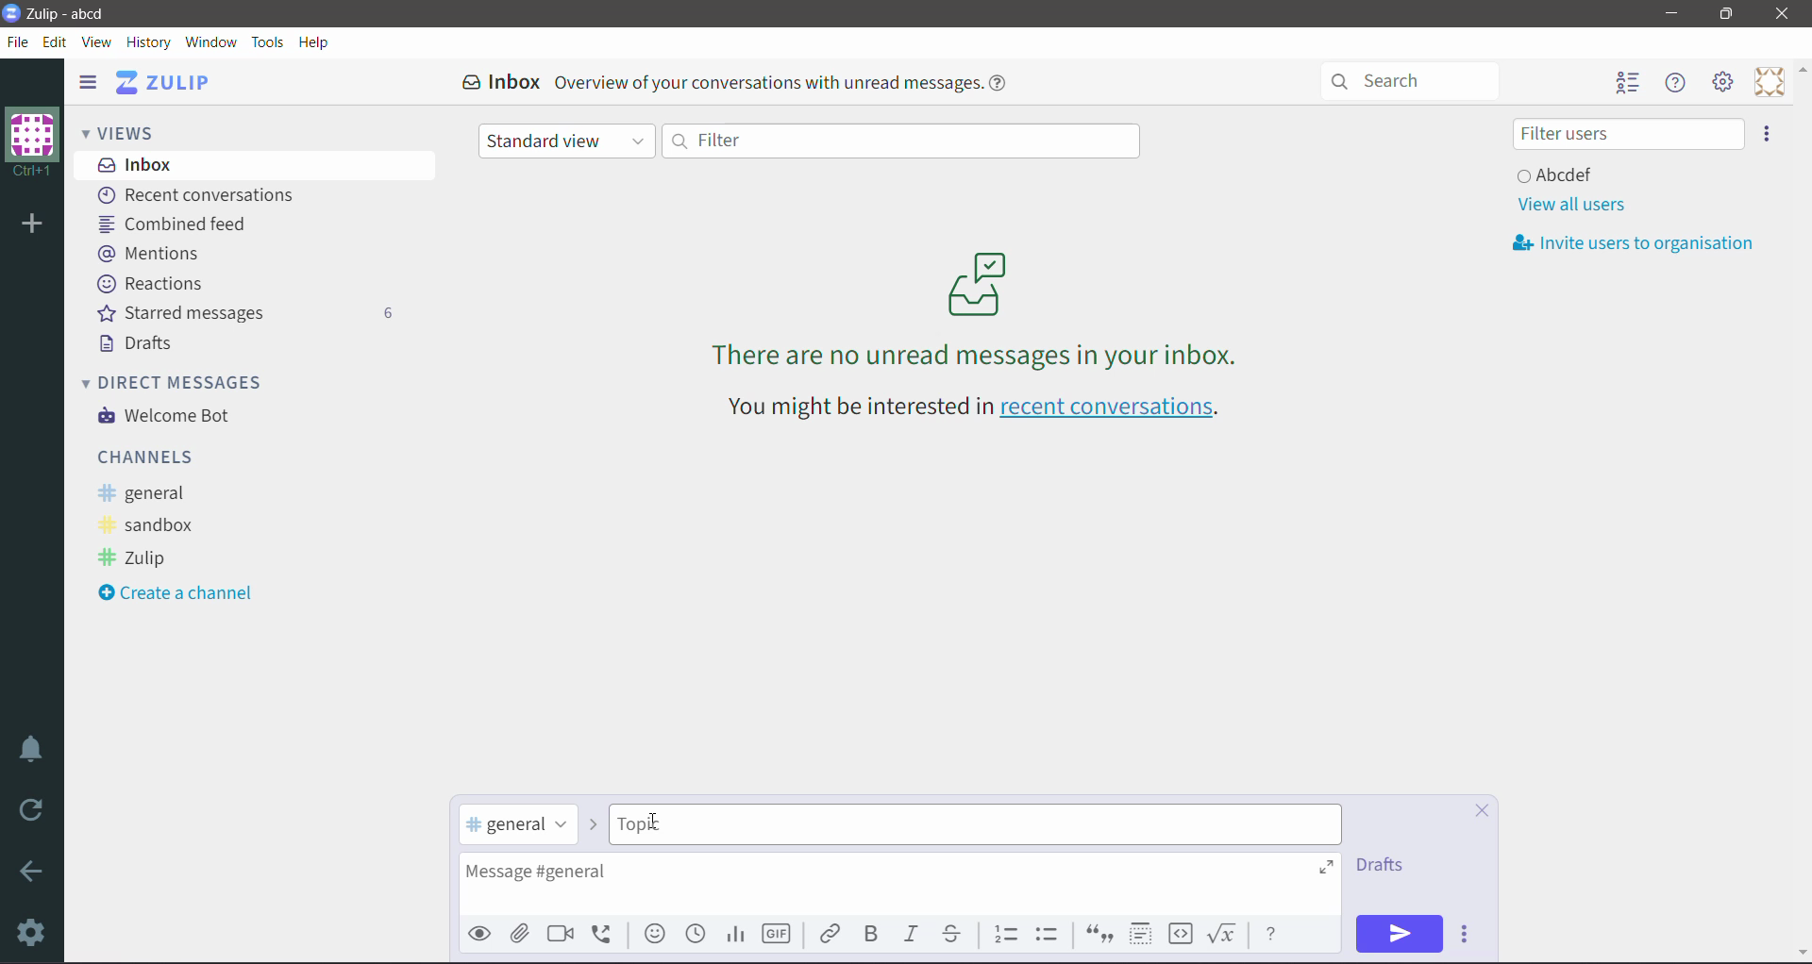 The width and height of the screenshot is (1812, 964). Describe the element at coordinates (210, 42) in the screenshot. I see `Window` at that location.